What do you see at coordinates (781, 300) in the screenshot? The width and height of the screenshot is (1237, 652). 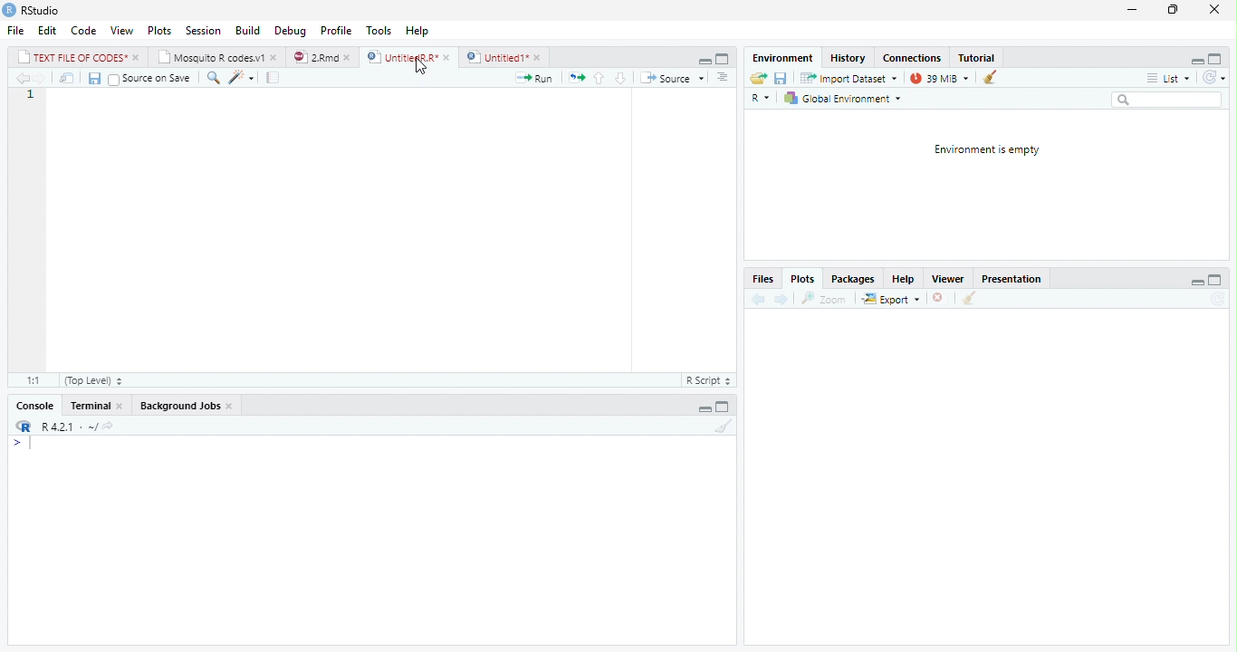 I see `Next` at bounding box center [781, 300].